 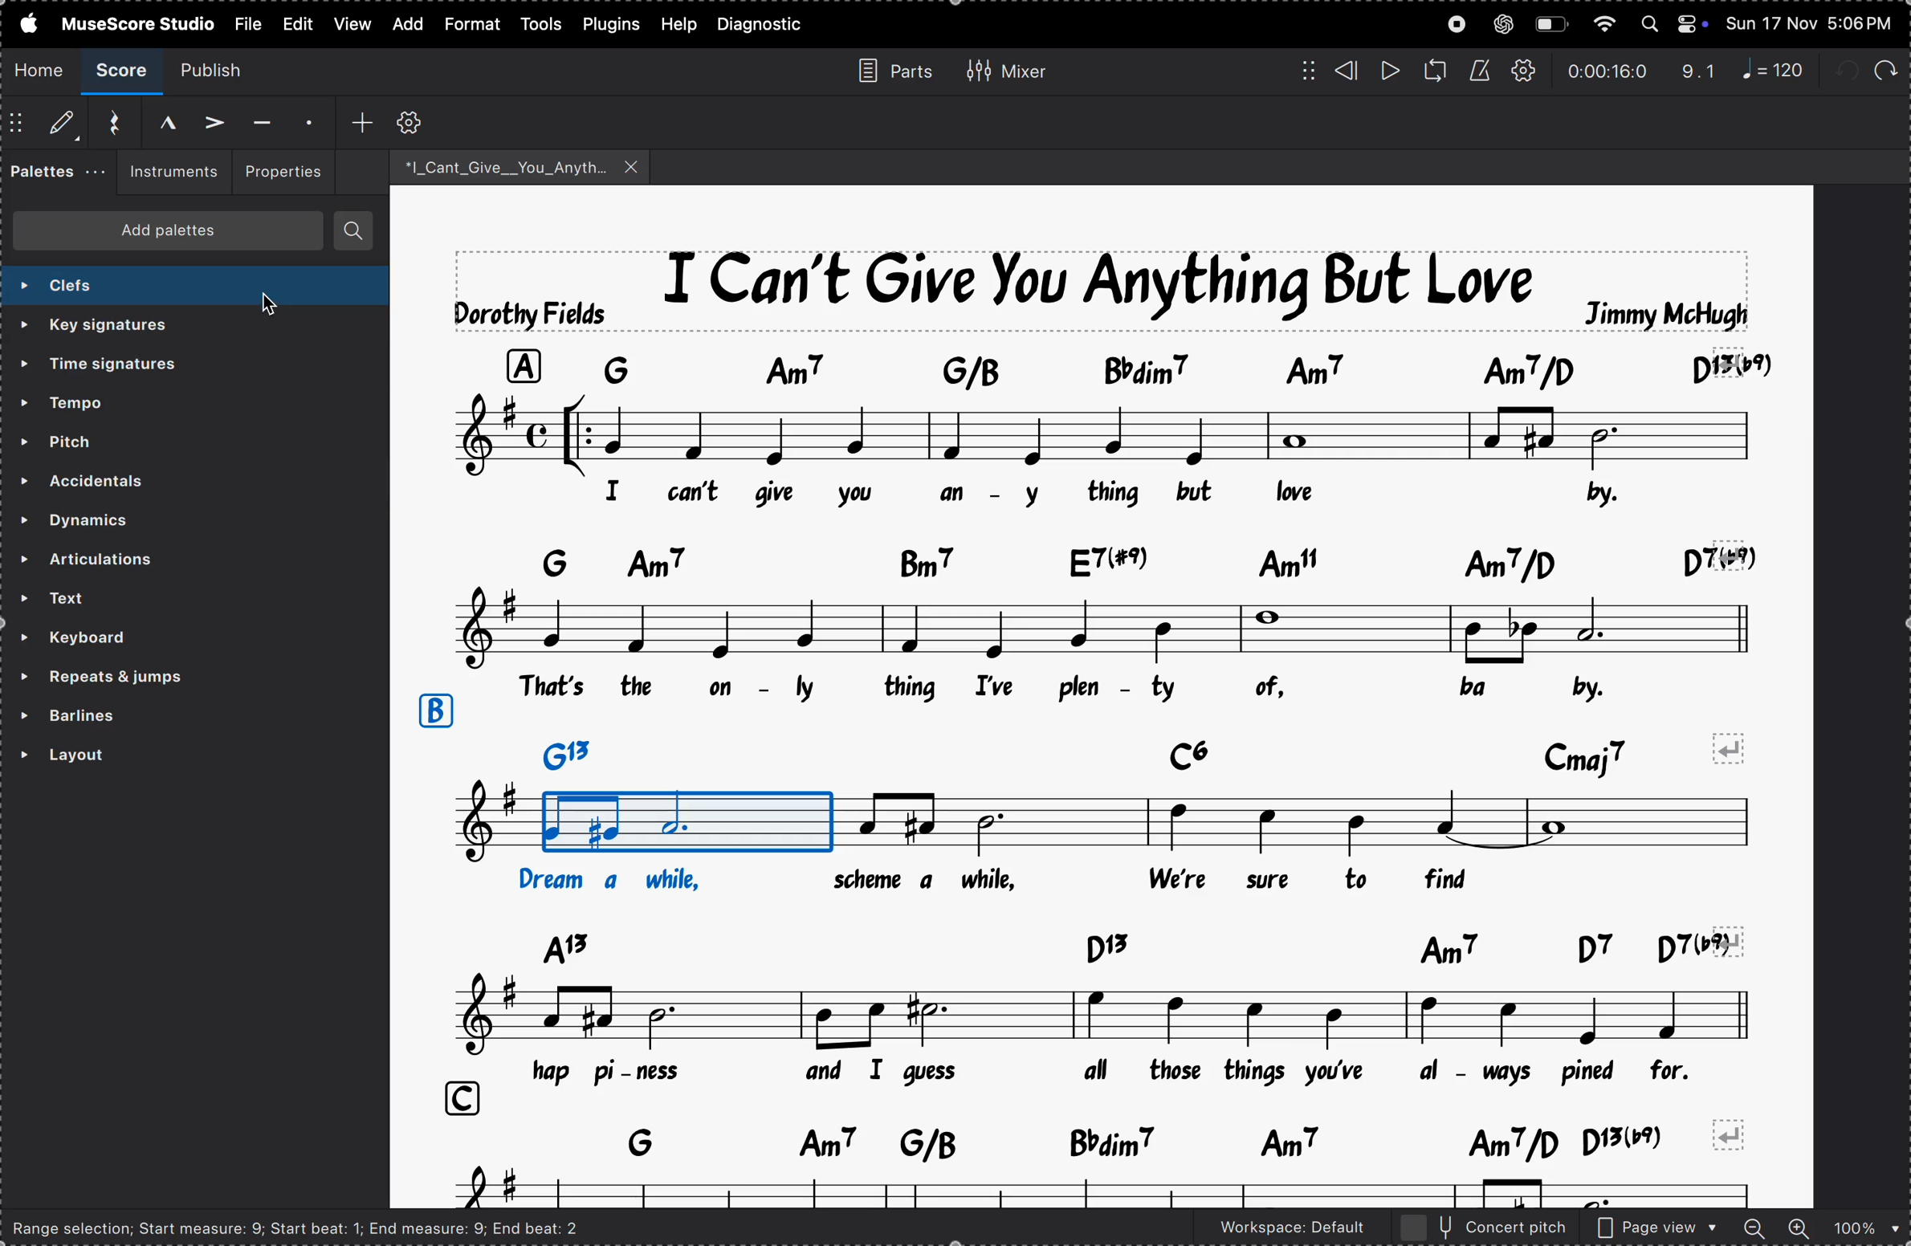 I want to click on lyrics, so click(x=974, y=493).